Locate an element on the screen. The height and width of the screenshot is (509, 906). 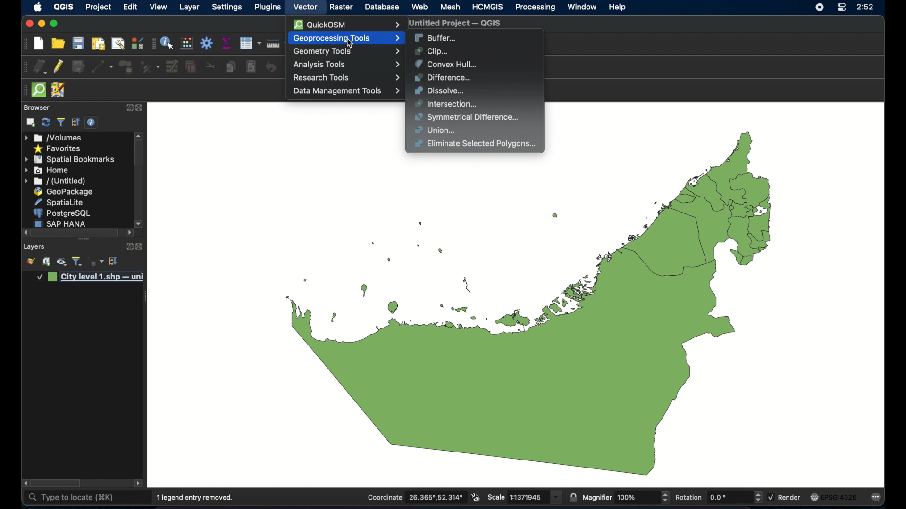
scroll right arrow is located at coordinates (25, 232).